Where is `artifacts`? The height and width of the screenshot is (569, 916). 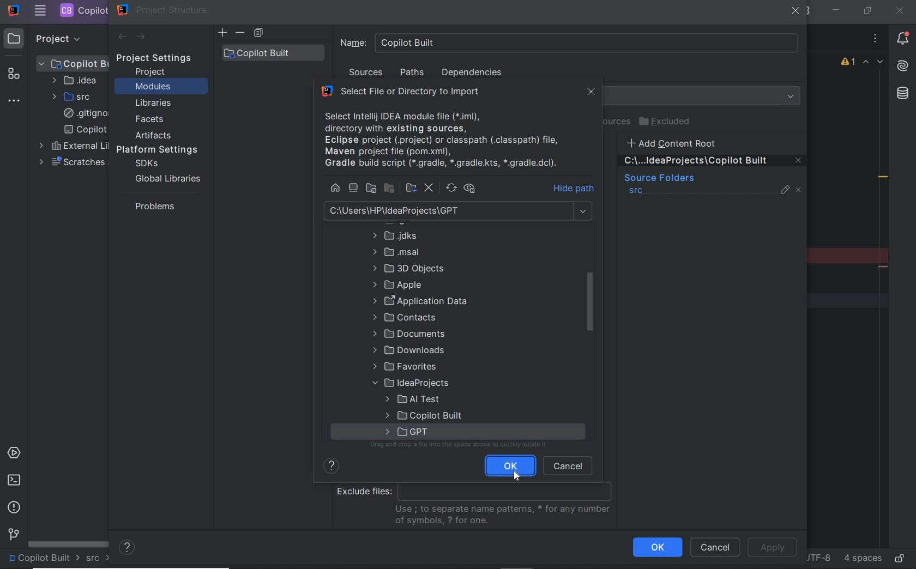 artifacts is located at coordinates (156, 135).